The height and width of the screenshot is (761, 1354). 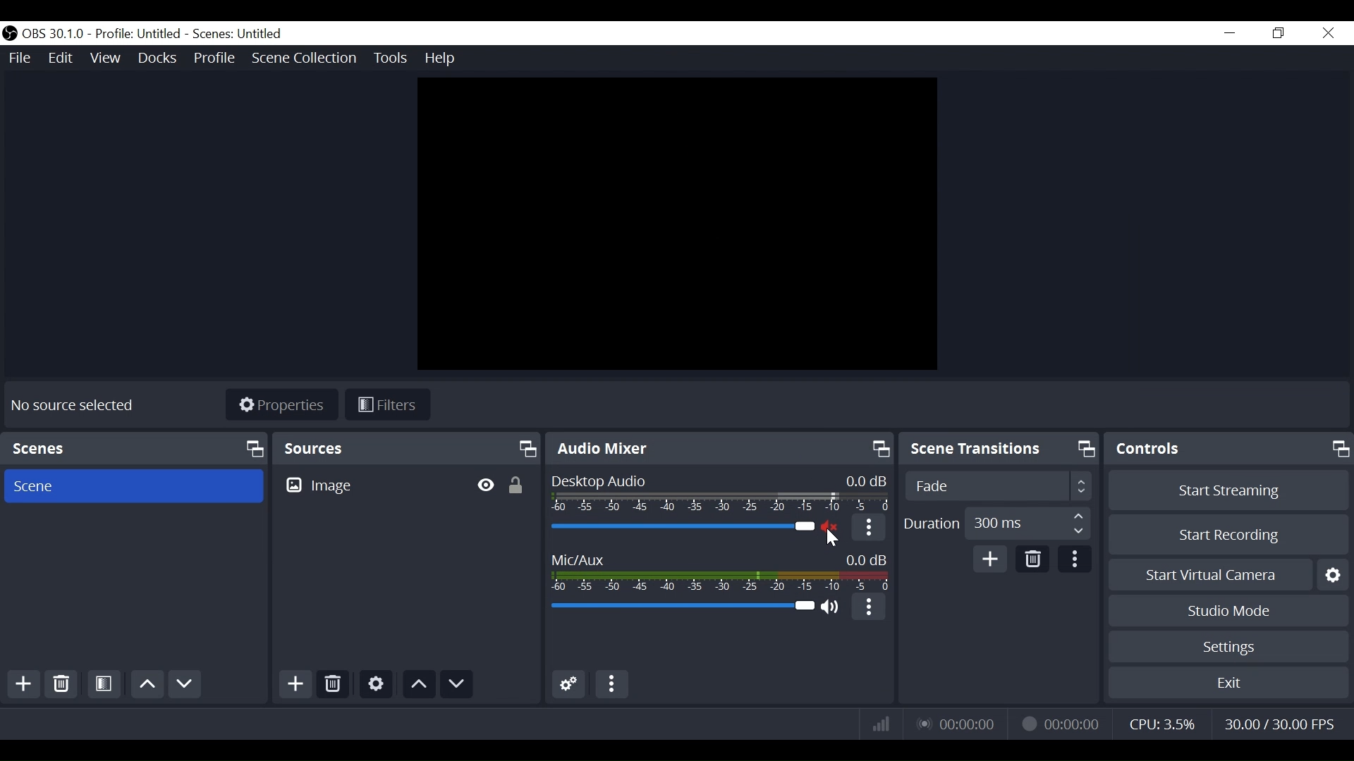 I want to click on (un)mute, so click(x=831, y=529).